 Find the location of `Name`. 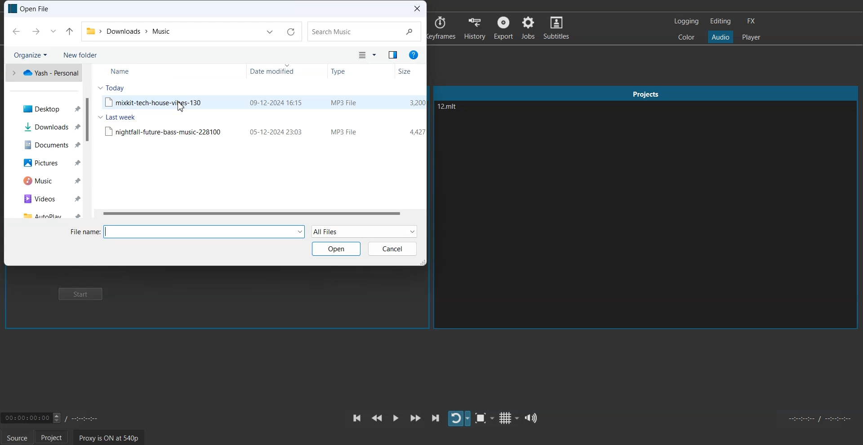

Name is located at coordinates (119, 72).